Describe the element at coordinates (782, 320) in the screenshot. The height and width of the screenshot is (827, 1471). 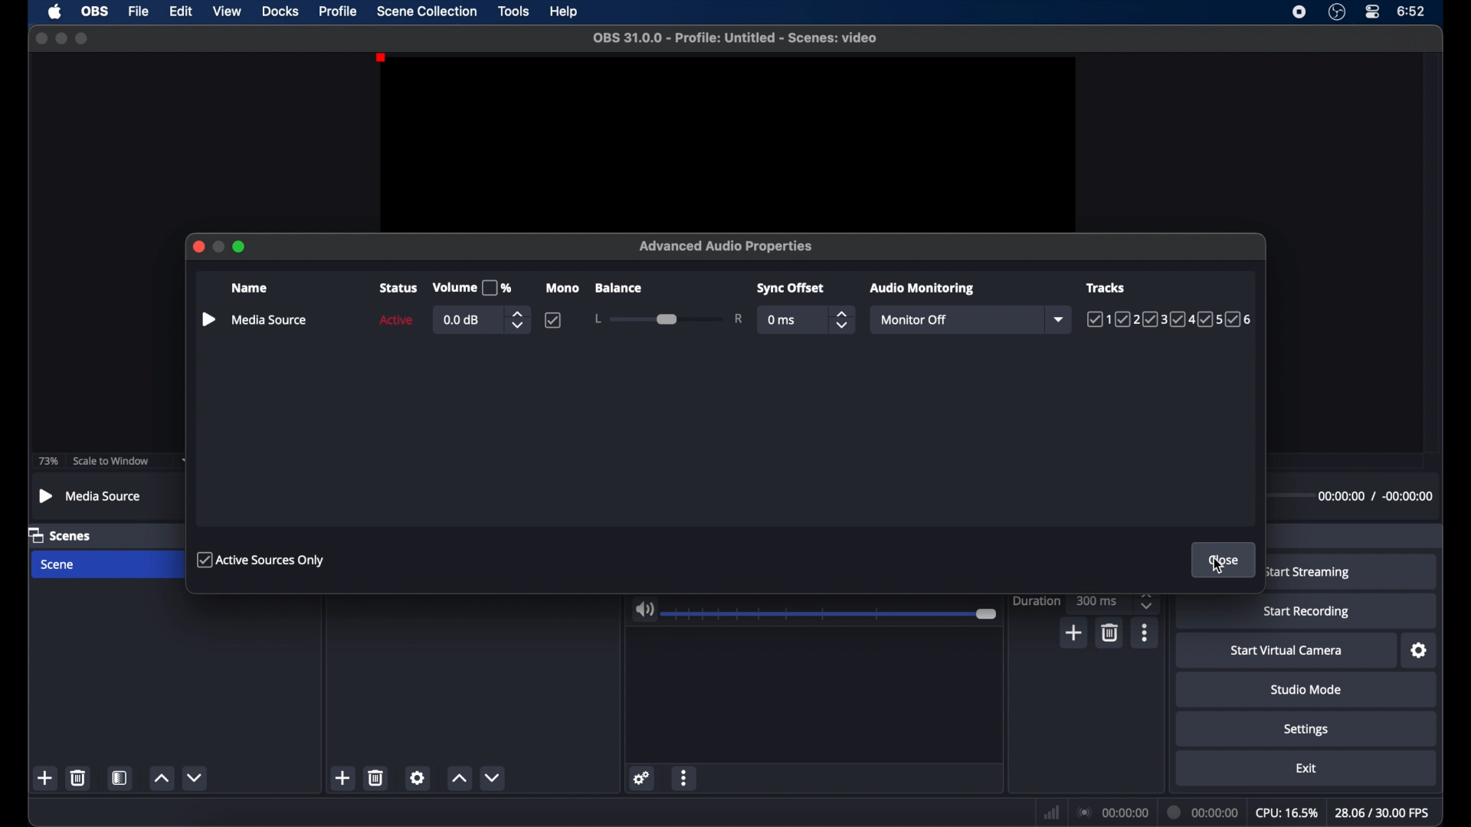
I see `0 ms` at that location.